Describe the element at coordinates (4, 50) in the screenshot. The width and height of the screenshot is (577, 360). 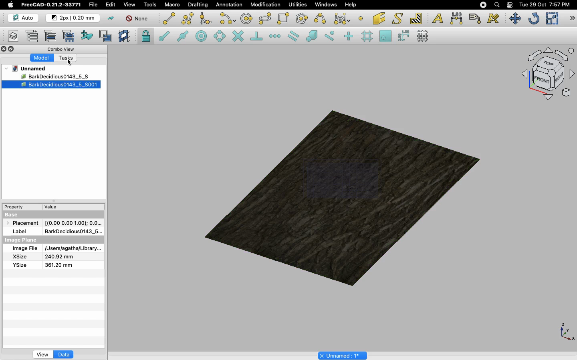
I see `Close` at that location.